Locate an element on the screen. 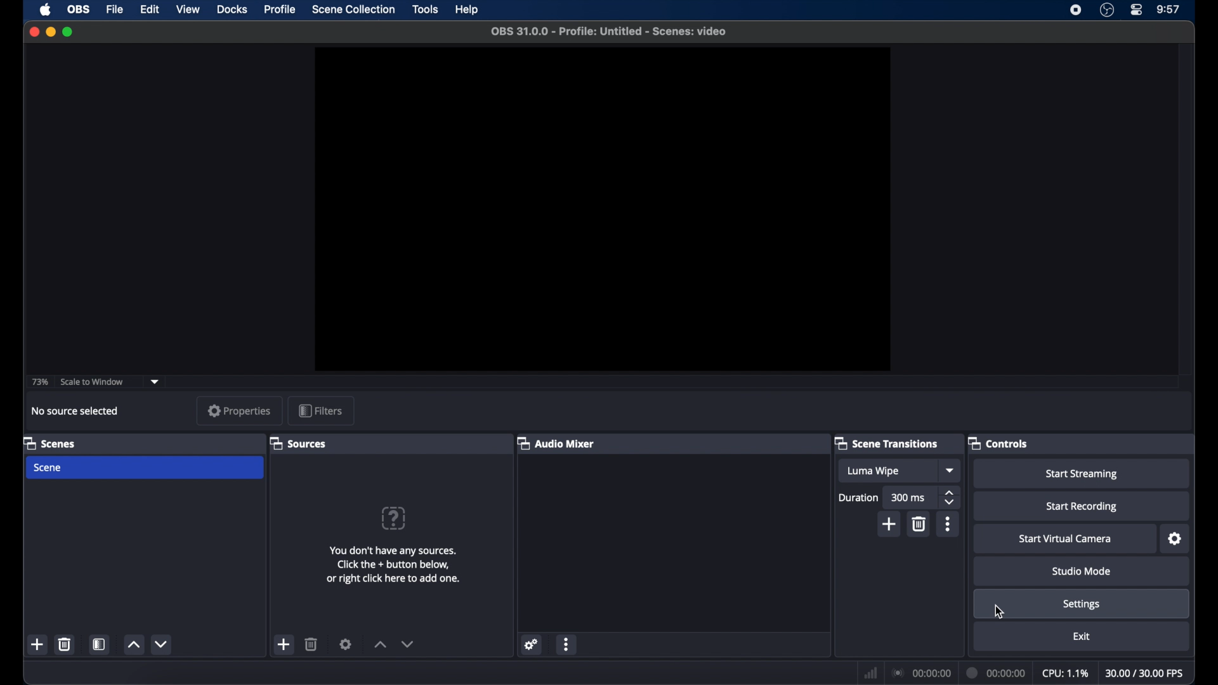 Image resolution: width=1218 pixels, height=685 pixels. more options is located at coordinates (948, 524).